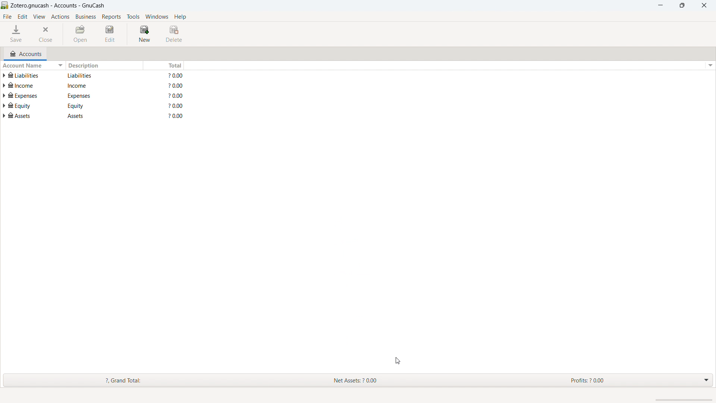 The width and height of the screenshot is (716, 403). What do you see at coordinates (28, 117) in the screenshot?
I see `account name` at bounding box center [28, 117].